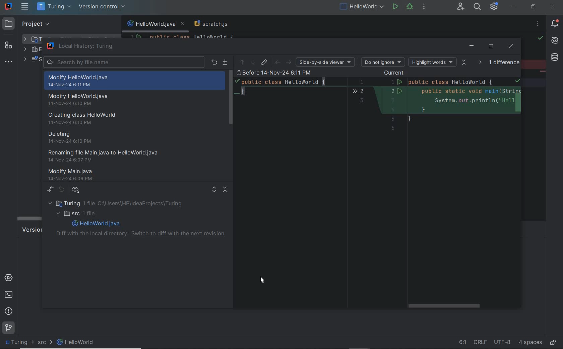 The width and height of the screenshot is (563, 349). What do you see at coordinates (384, 62) in the screenshot?
I see `do not ignore` at bounding box center [384, 62].